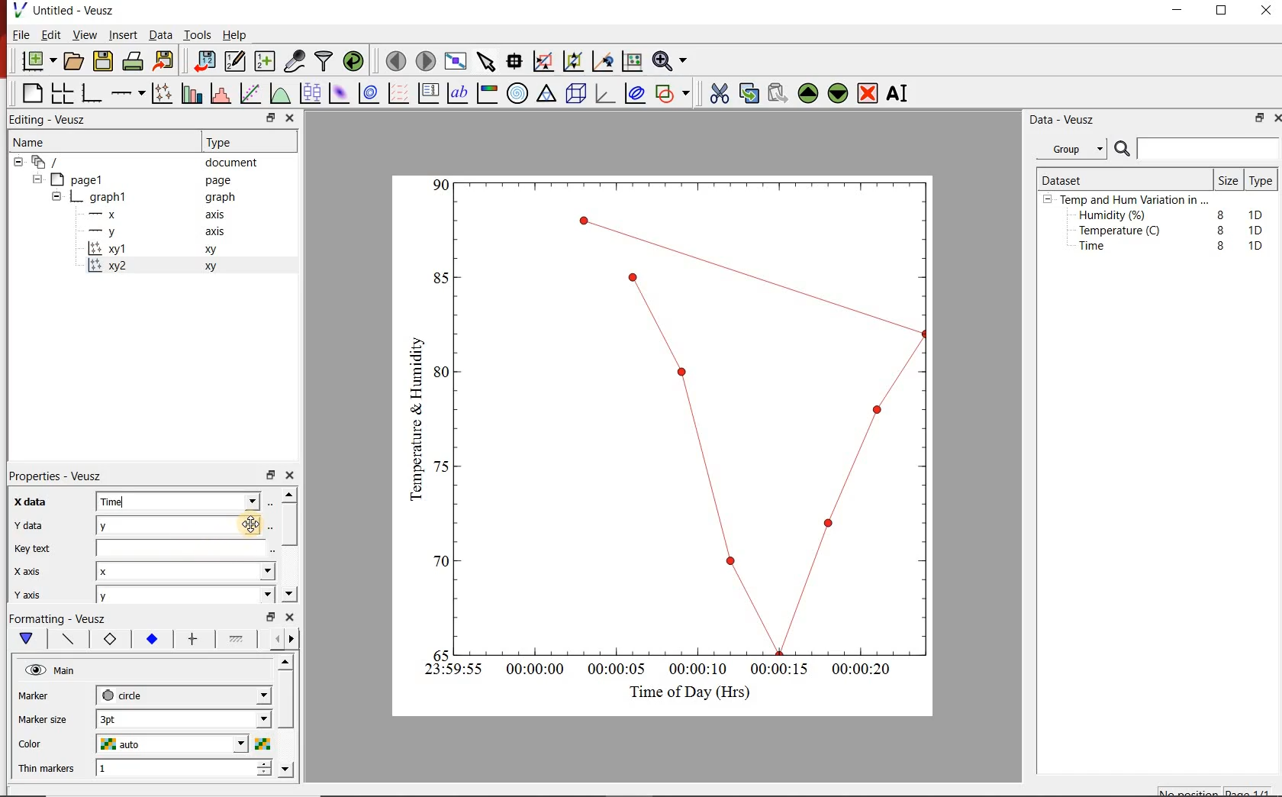 This screenshot has width=1282, height=797. I want to click on visible (click to hide, set Hide to true), so click(34, 671).